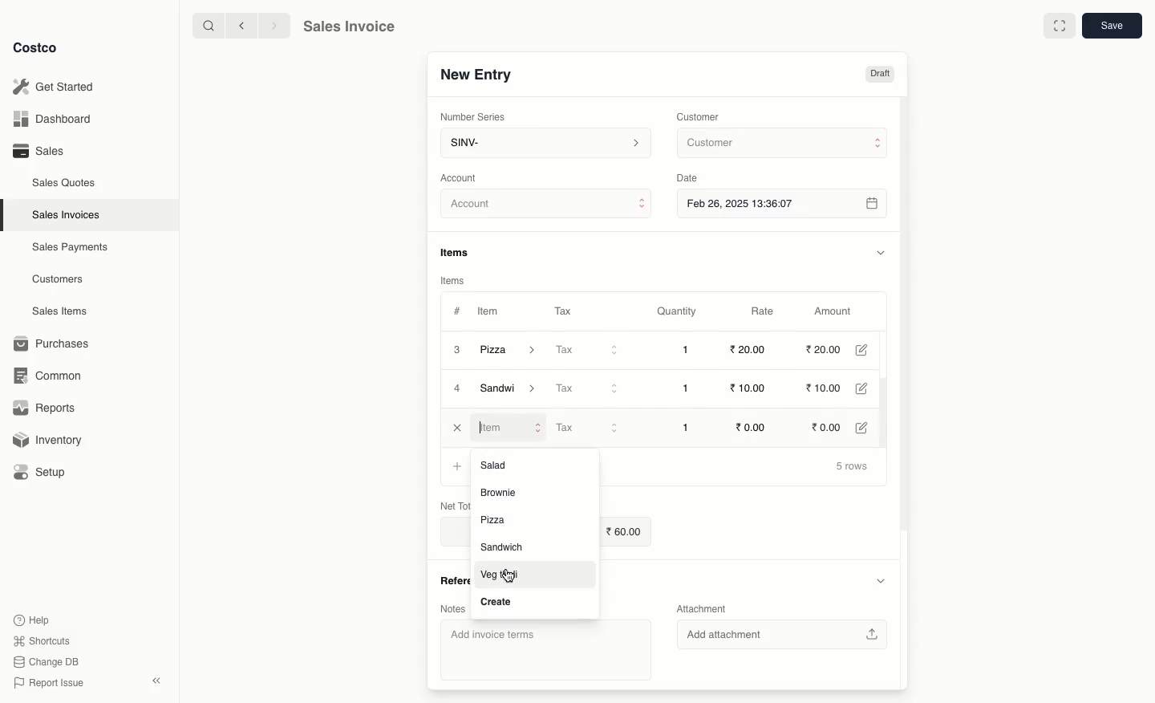  What do you see at coordinates (490, 313) in the screenshot?
I see `Item` at bounding box center [490, 313].